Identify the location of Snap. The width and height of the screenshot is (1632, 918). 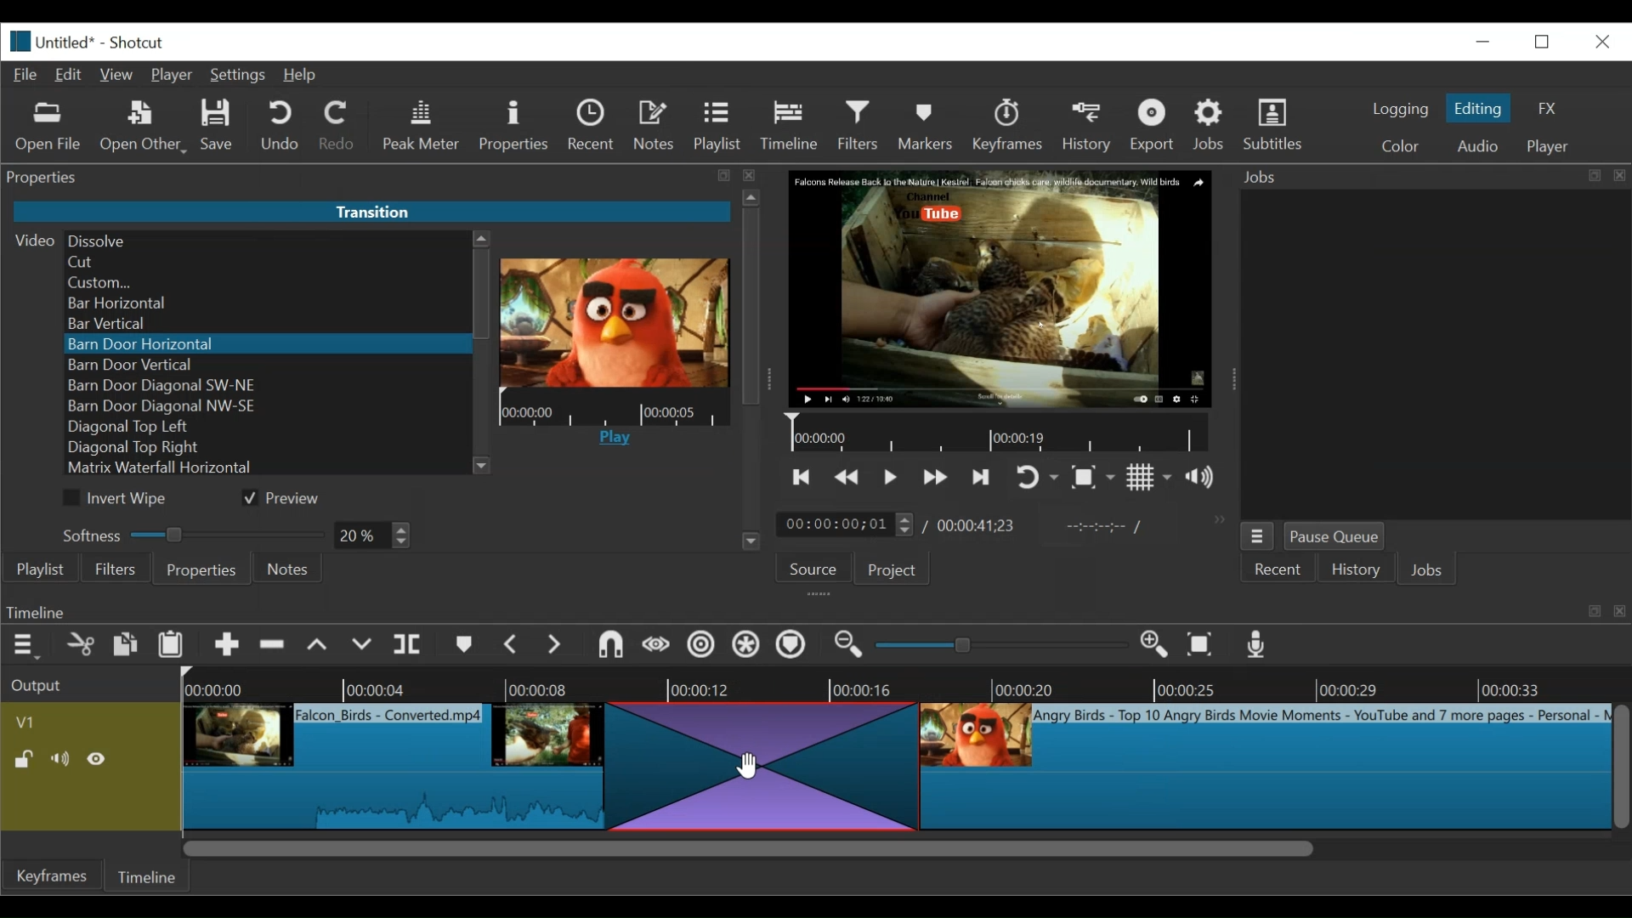
(611, 646).